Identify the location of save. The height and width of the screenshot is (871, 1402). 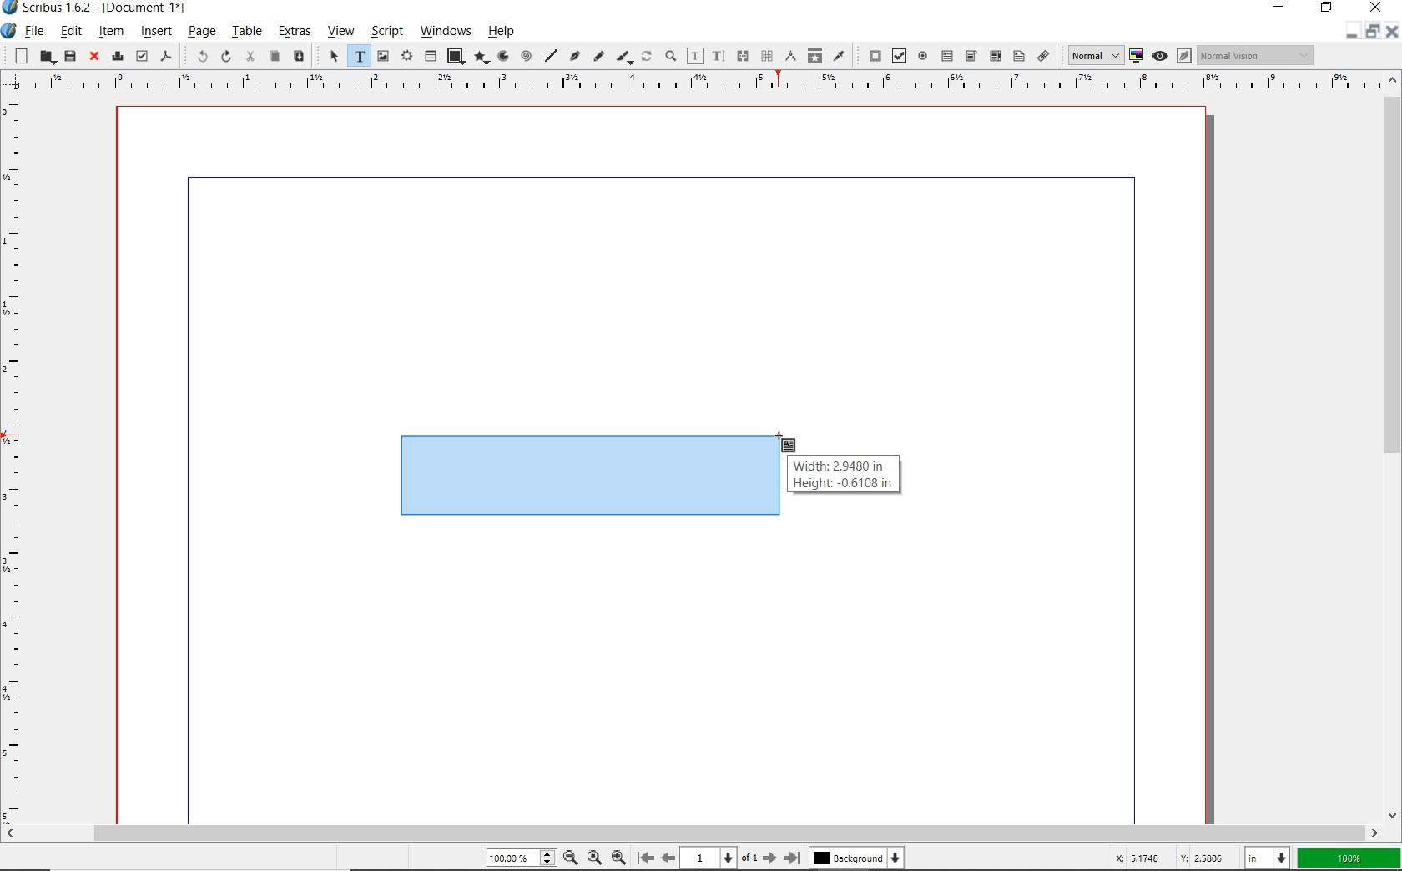
(69, 56).